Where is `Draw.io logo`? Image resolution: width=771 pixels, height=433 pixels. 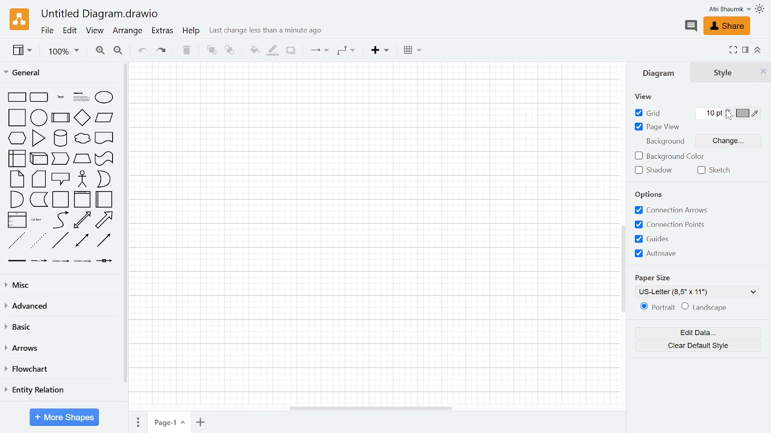
Draw.io logo is located at coordinates (18, 19).